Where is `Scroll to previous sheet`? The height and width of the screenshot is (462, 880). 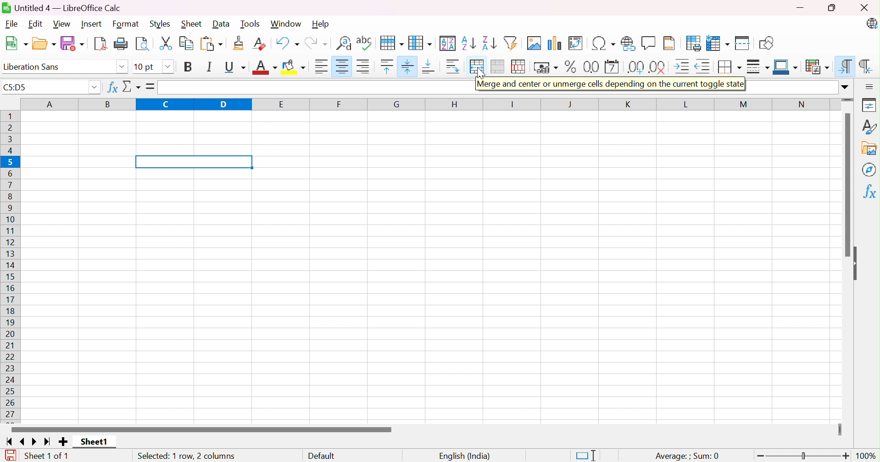
Scroll to previous sheet is located at coordinates (23, 443).